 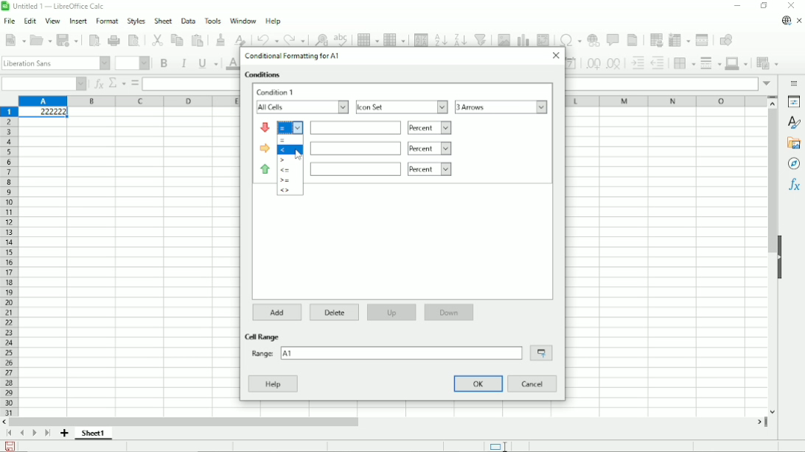 What do you see at coordinates (69, 39) in the screenshot?
I see `Save` at bounding box center [69, 39].